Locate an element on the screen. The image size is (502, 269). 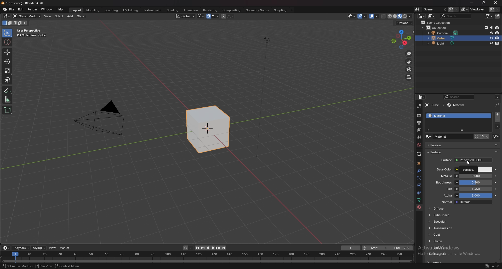
uv editing is located at coordinates (130, 10).